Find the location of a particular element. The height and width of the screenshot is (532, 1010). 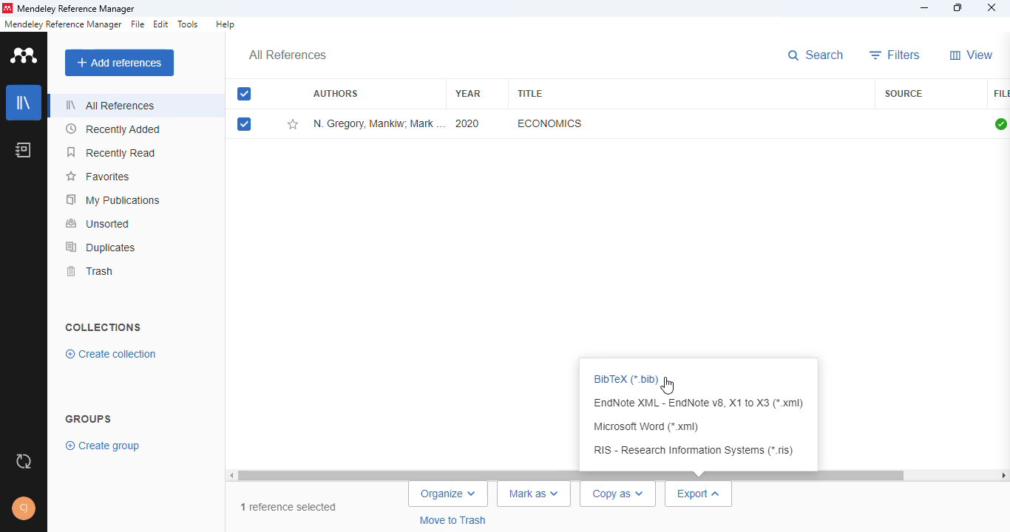

move to trash is located at coordinates (455, 520).